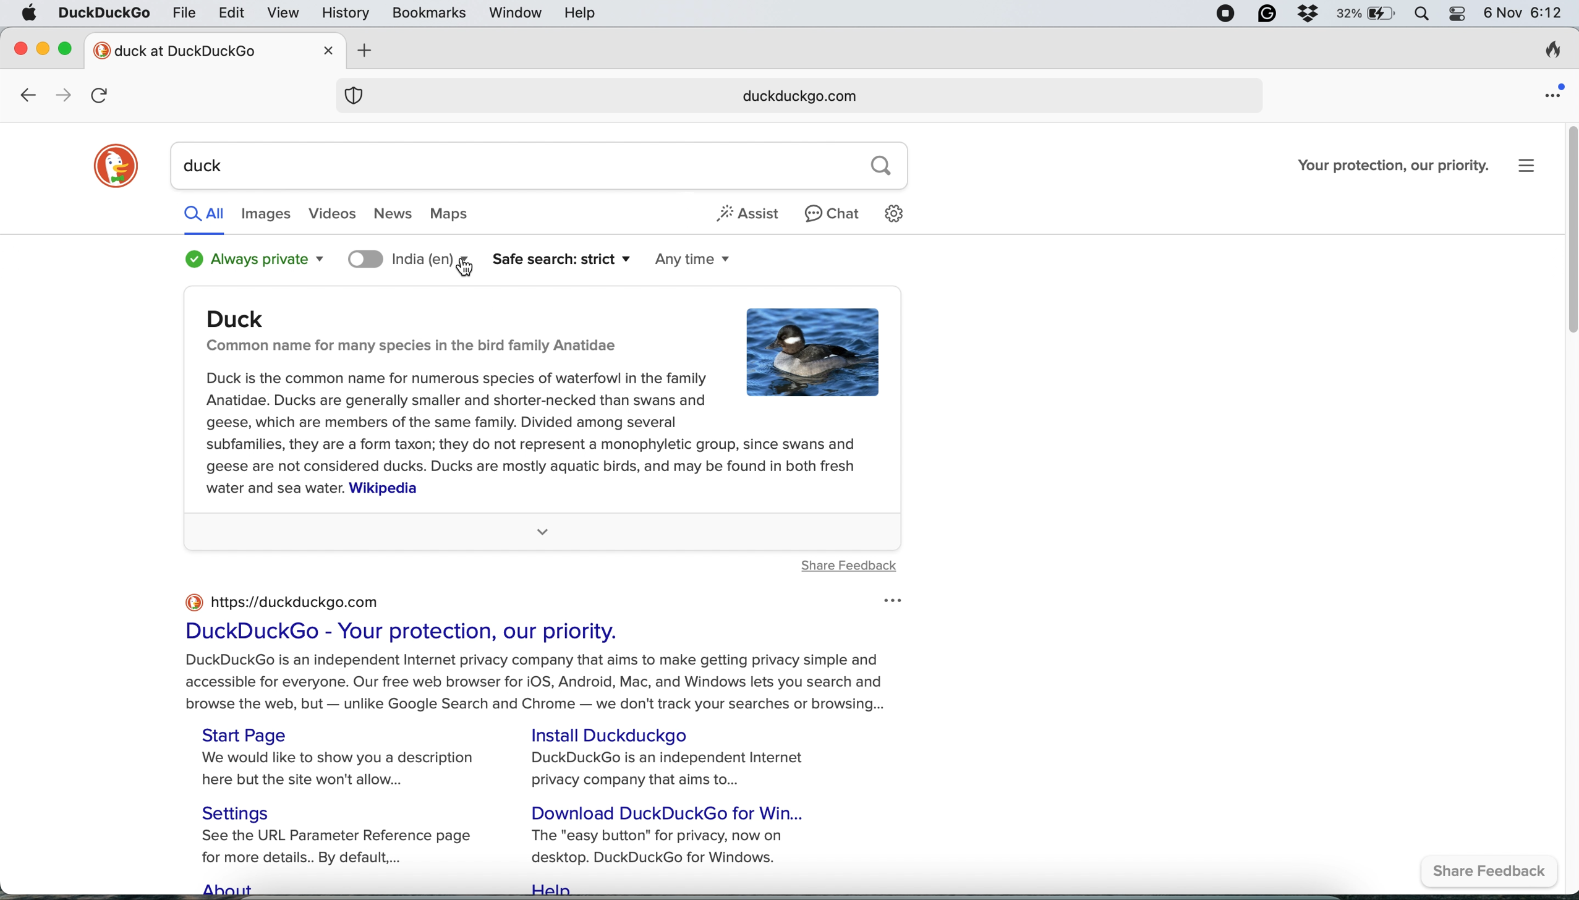  I want to click on minimise, so click(43, 46).